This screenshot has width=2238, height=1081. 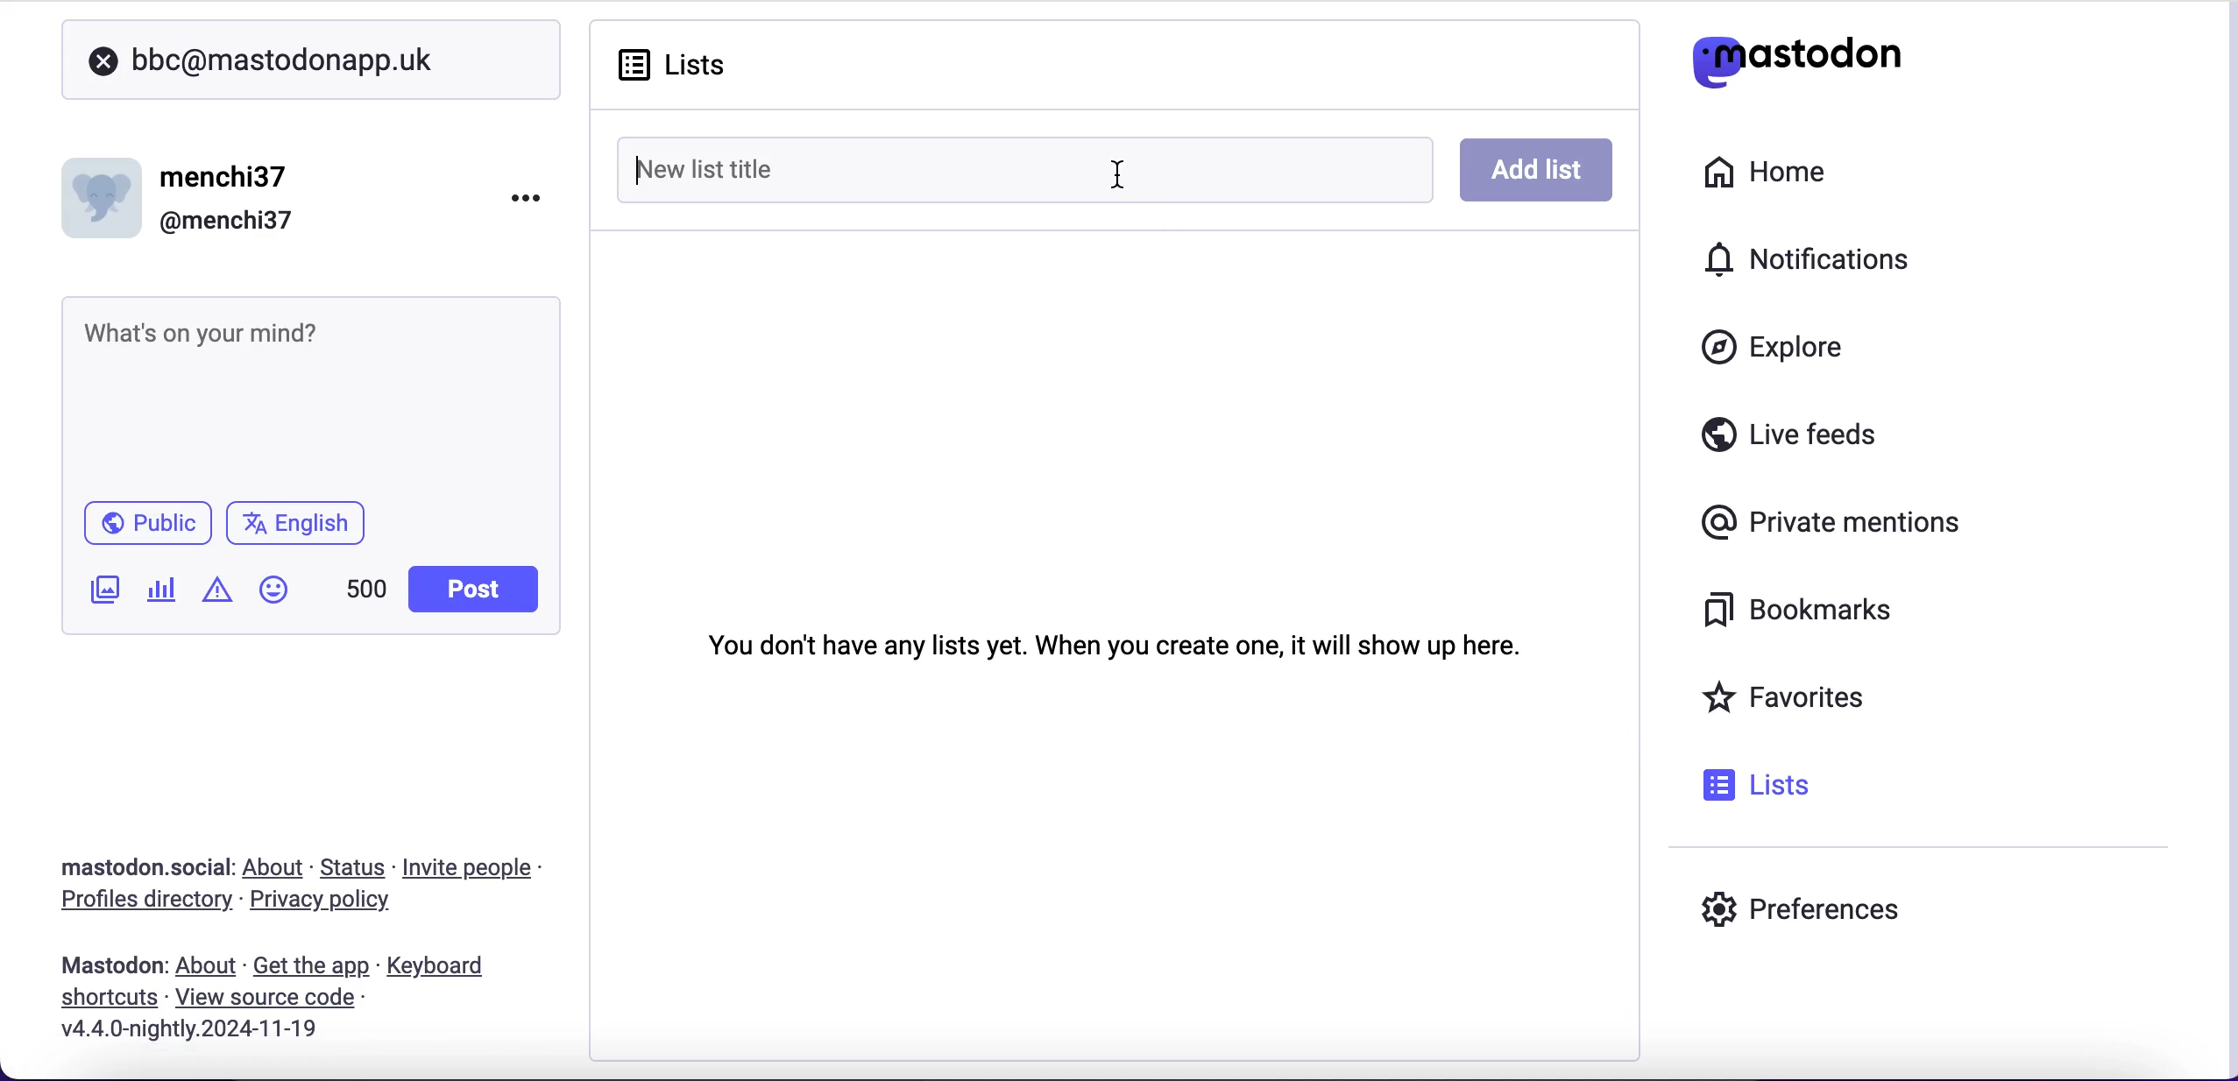 What do you see at coordinates (192, 195) in the screenshot?
I see `user name` at bounding box center [192, 195].